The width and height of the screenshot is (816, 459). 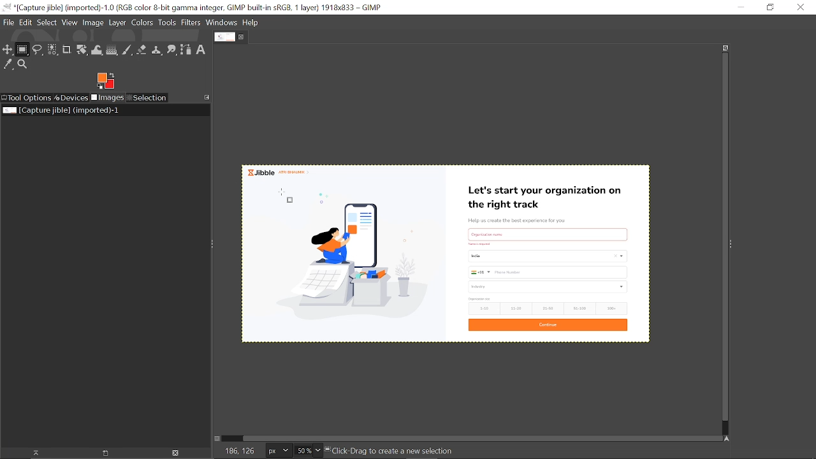 I want to click on Close , so click(x=801, y=7).